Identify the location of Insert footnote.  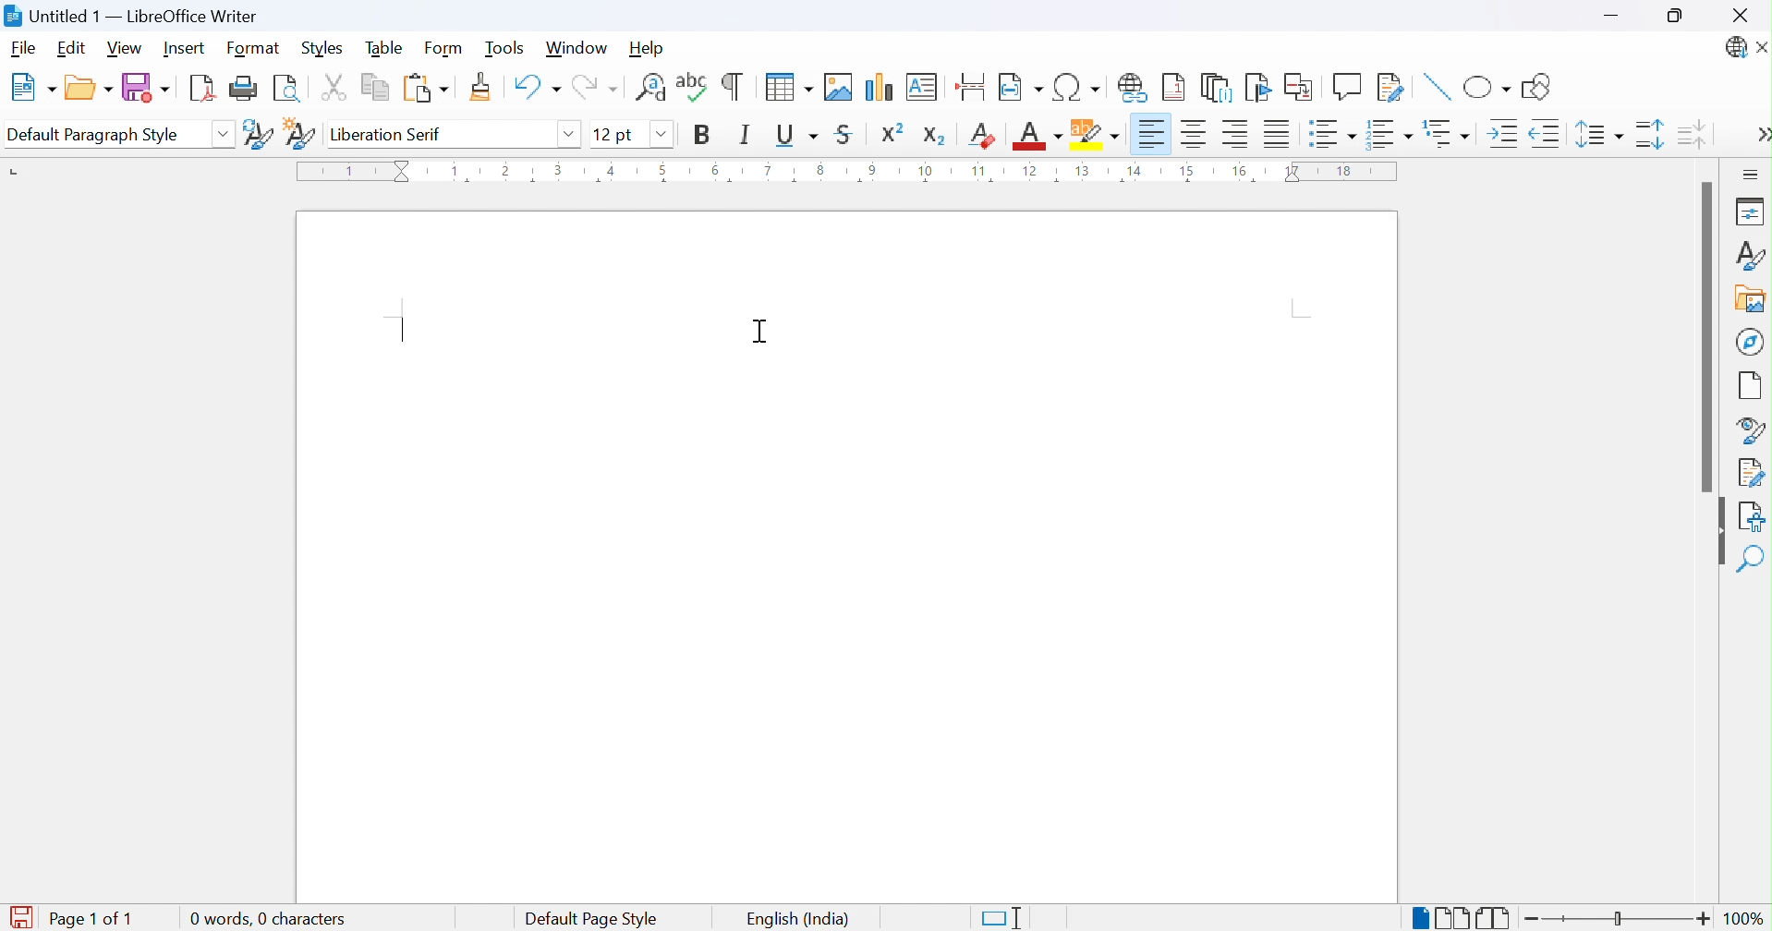
(1173, 89).